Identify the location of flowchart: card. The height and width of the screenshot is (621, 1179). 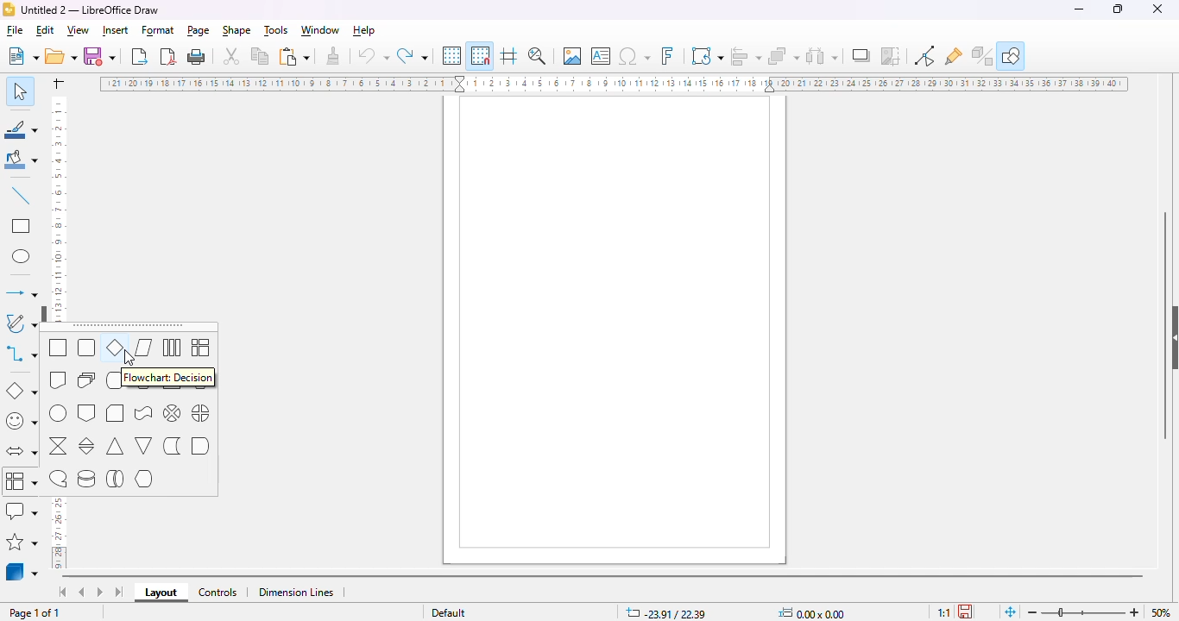
(116, 414).